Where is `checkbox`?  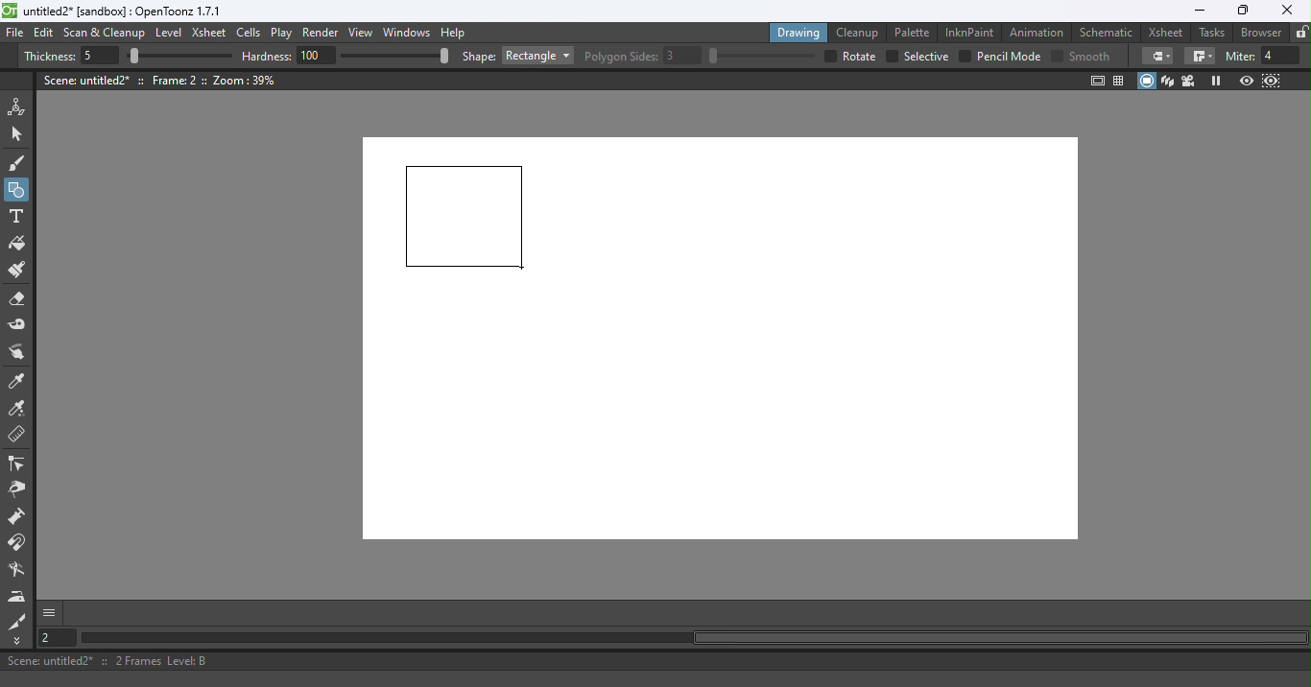
checkbox is located at coordinates (828, 56).